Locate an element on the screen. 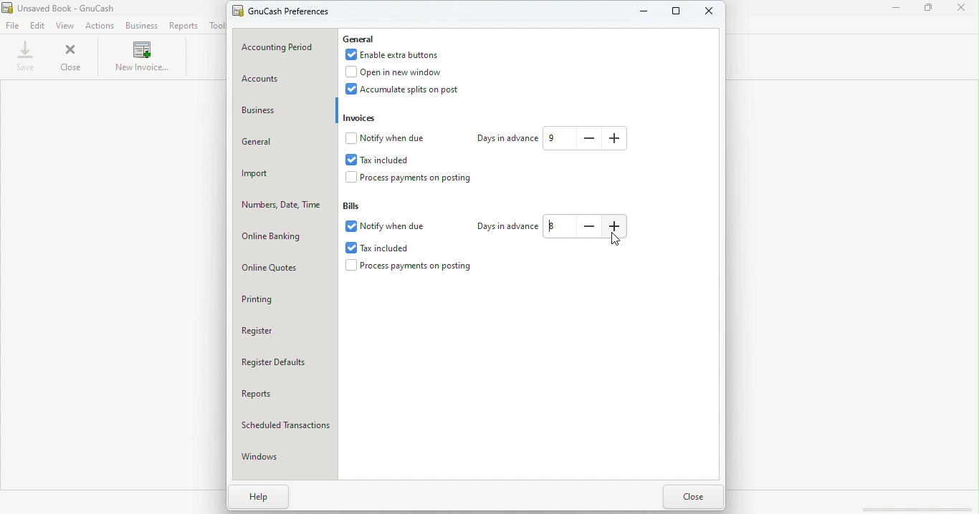 The height and width of the screenshot is (514, 979). Close is located at coordinates (712, 16).